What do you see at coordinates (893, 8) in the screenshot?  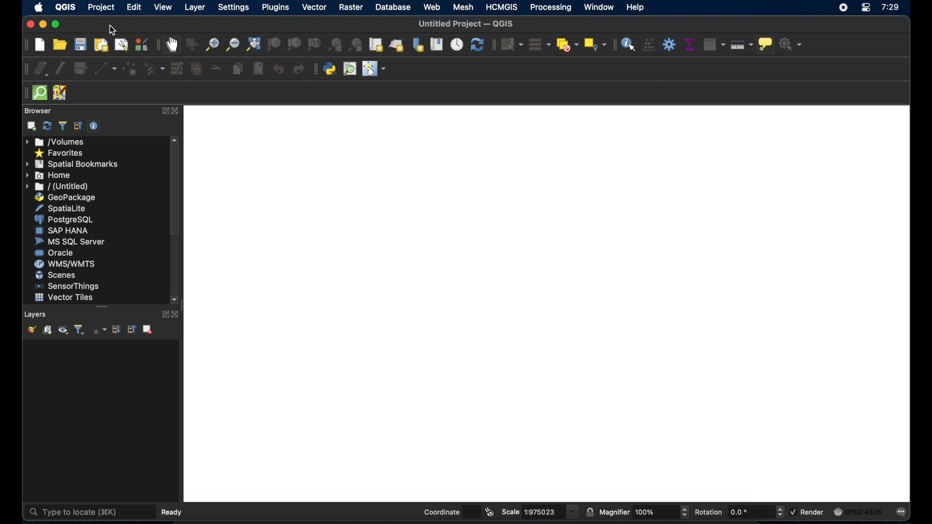 I see `7:29` at bounding box center [893, 8].